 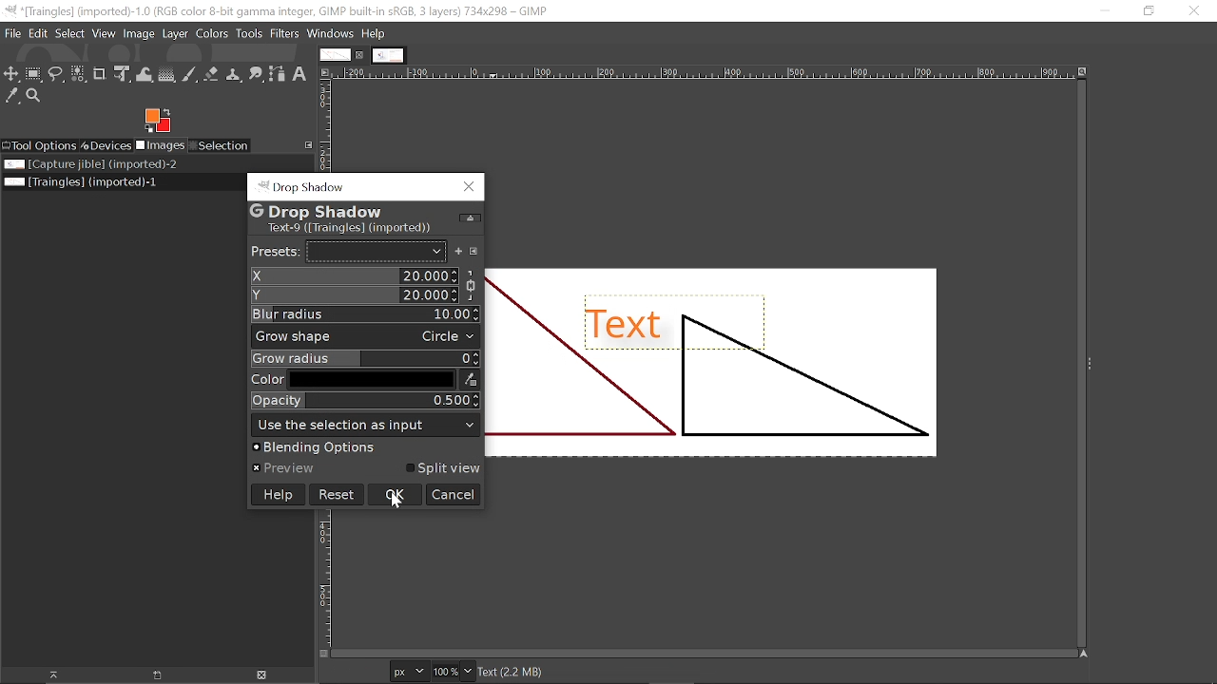 I want to click on Gradient tool, so click(x=167, y=75).